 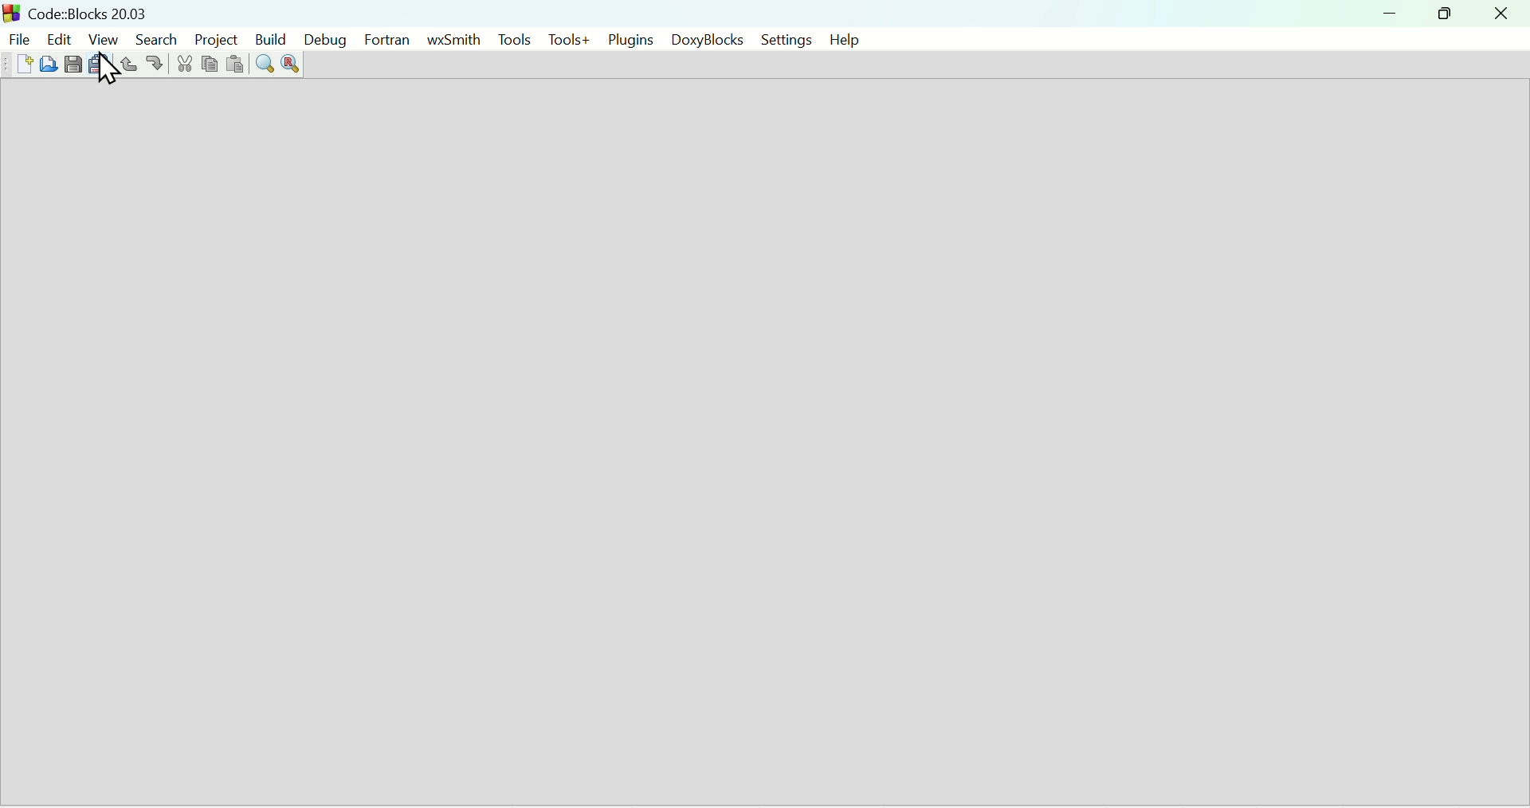 I want to click on Default Start Screen, so click(x=764, y=443).